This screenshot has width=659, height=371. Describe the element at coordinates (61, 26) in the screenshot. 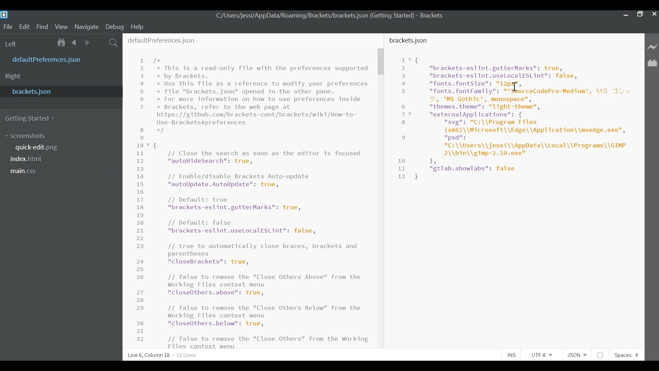

I see `View` at that location.